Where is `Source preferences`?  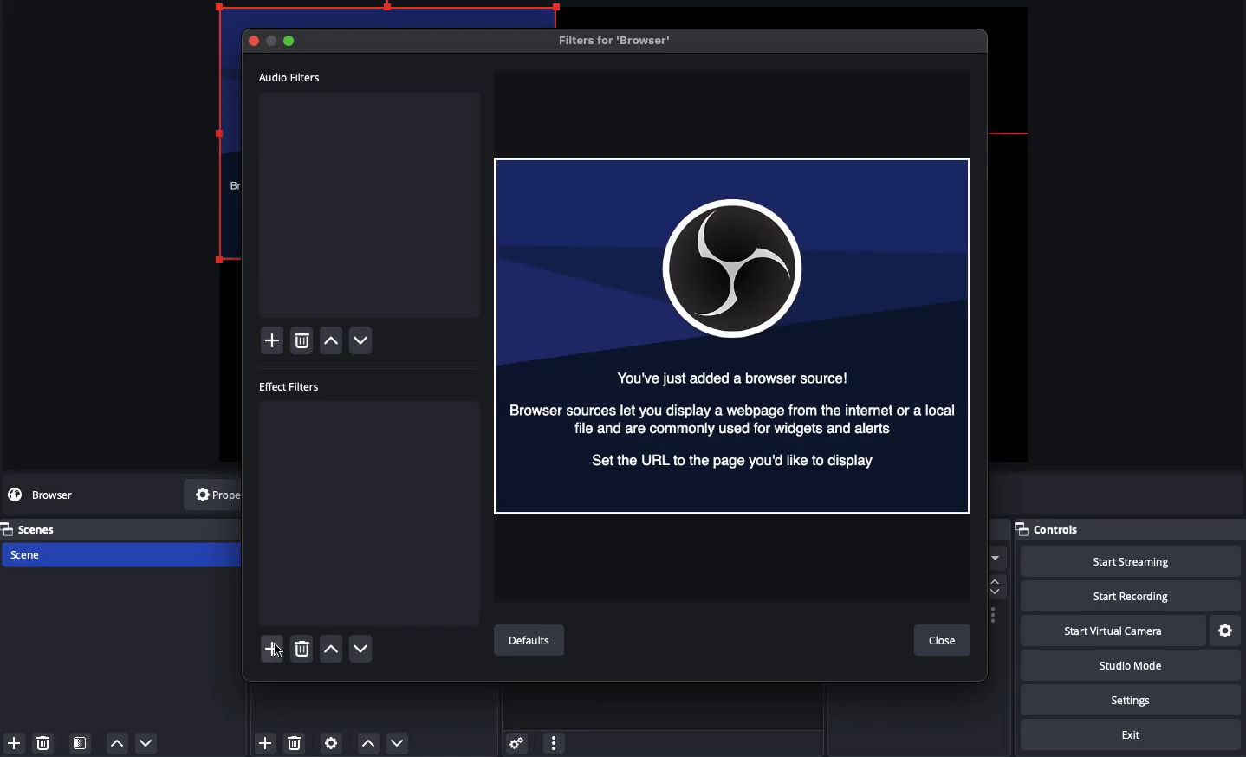
Source preferences is located at coordinates (333, 742).